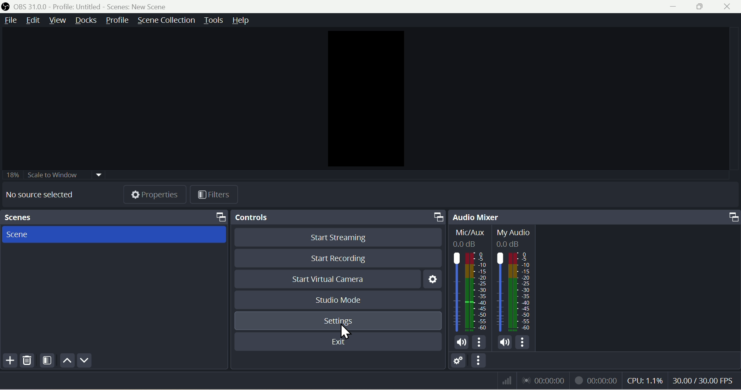 This screenshot has height=390, width=741. What do you see at coordinates (524, 343) in the screenshot?
I see `Options` at bounding box center [524, 343].